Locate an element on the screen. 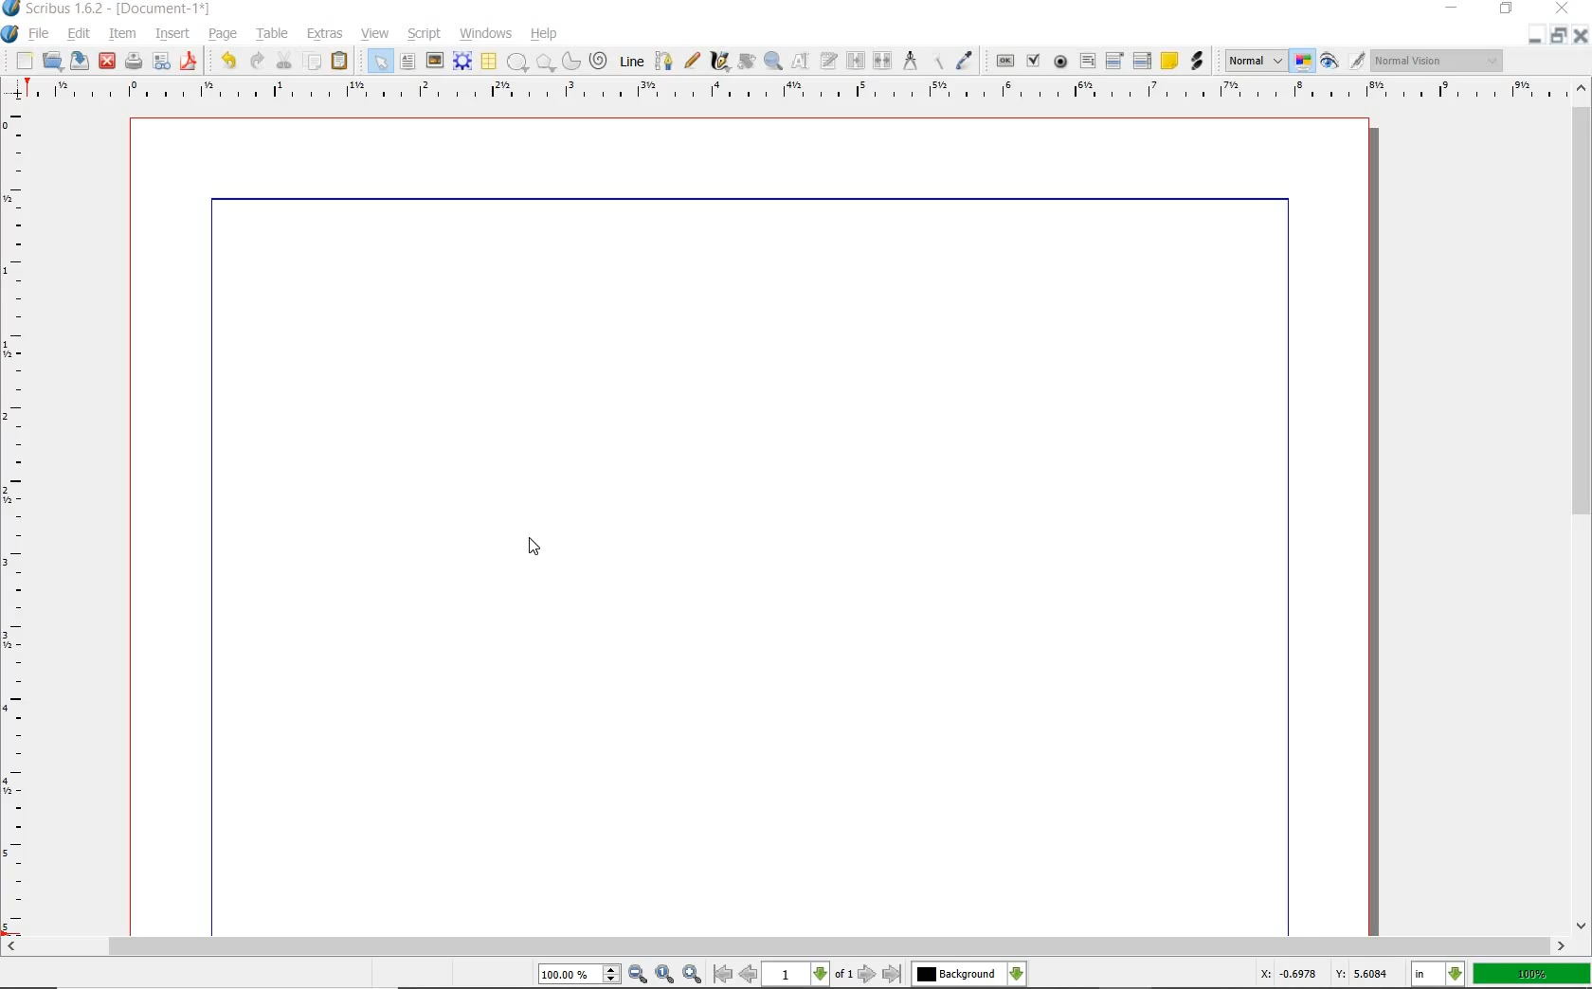 The height and width of the screenshot is (989, 1592). IMAGE is located at coordinates (434, 60).